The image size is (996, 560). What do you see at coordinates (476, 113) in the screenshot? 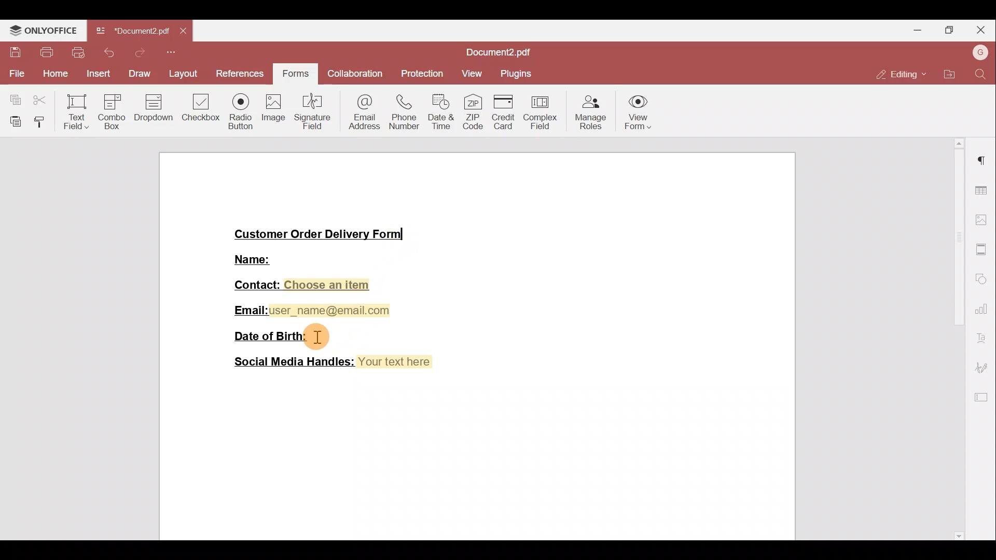
I see `ZIP code` at bounding box center [476, 113].